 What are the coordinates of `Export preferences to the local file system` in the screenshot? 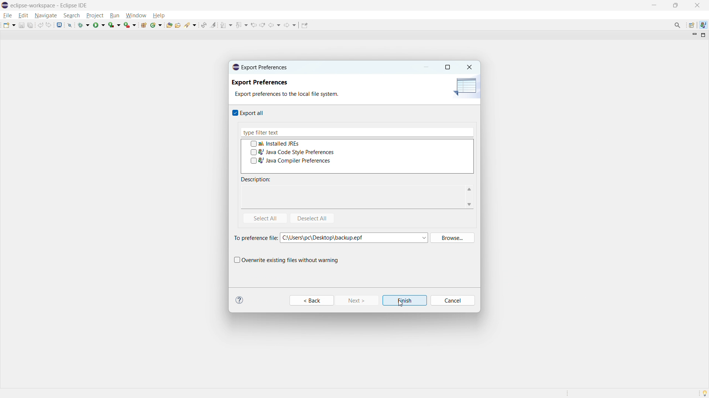 It's located at (294, 96).